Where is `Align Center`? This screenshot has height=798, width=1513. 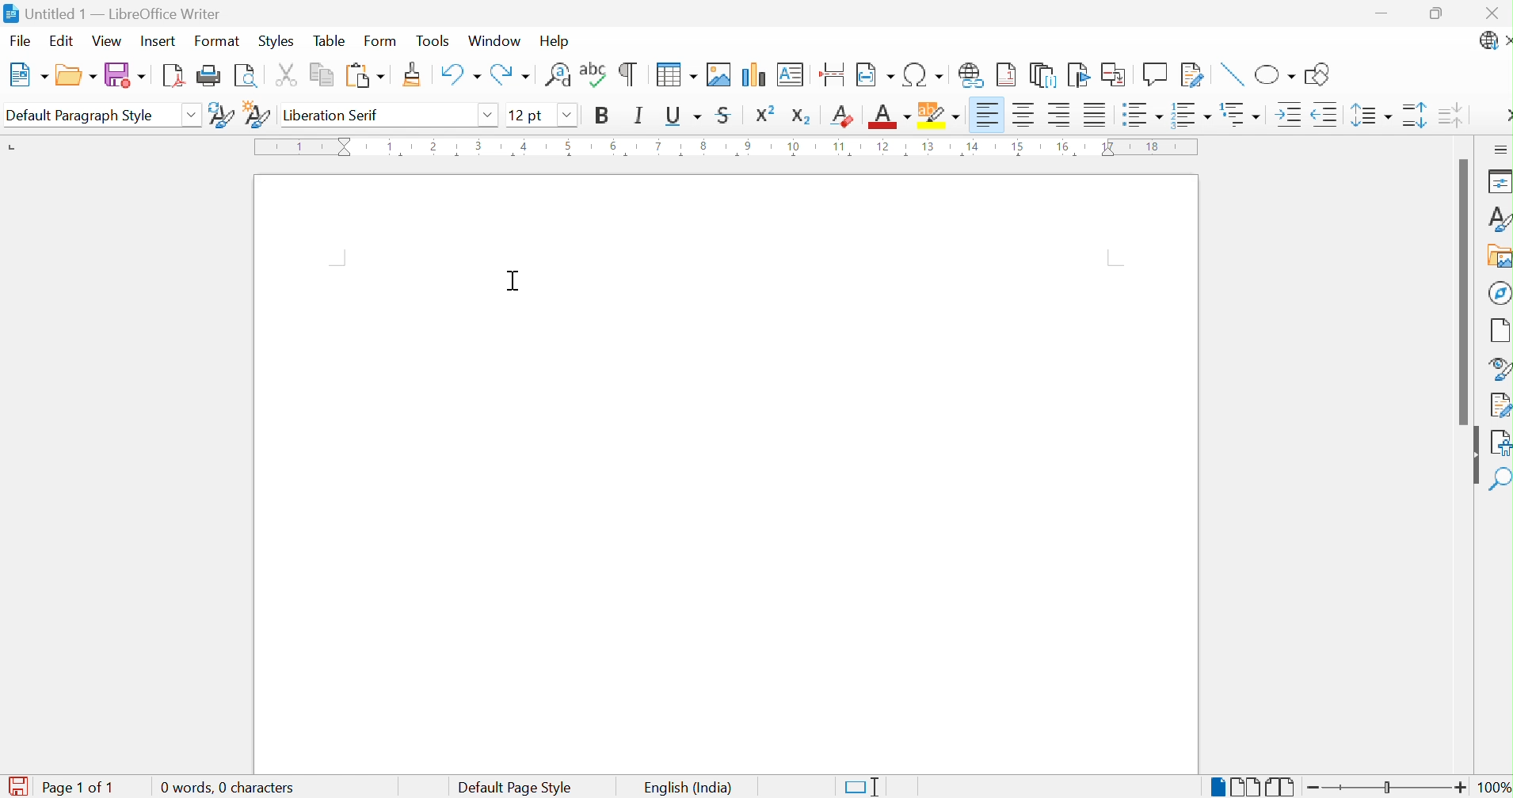 Align Center is located at coordinates (1024, 115).